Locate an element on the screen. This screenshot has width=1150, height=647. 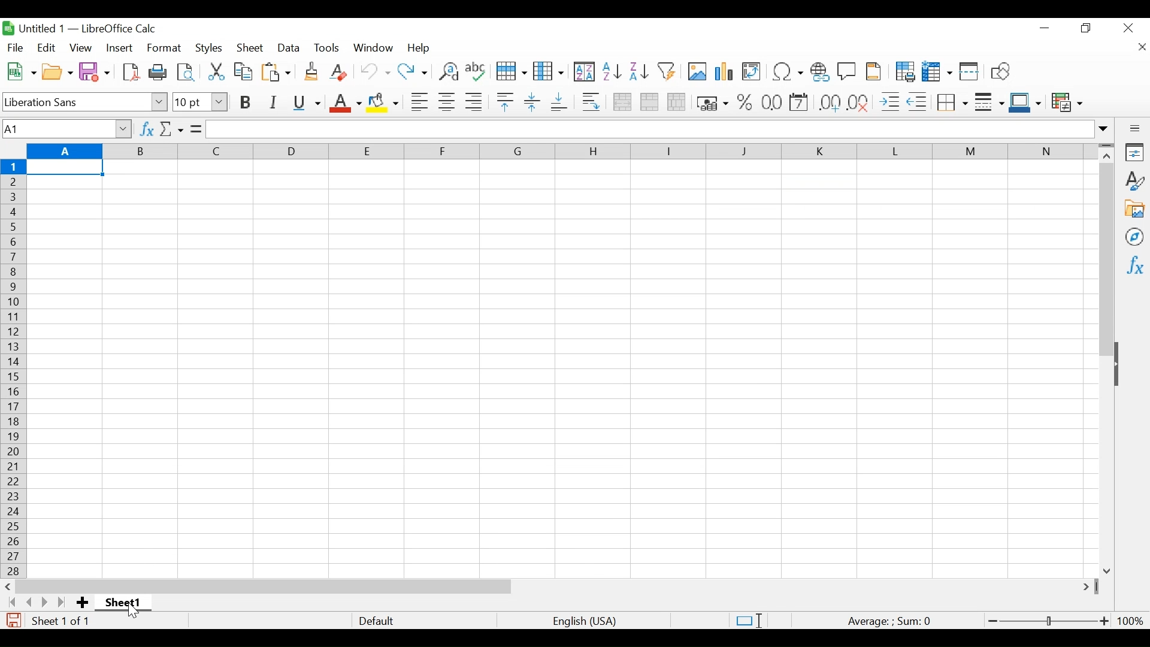
Insert or Edit Pivot table is located at coordinates (752, 72).